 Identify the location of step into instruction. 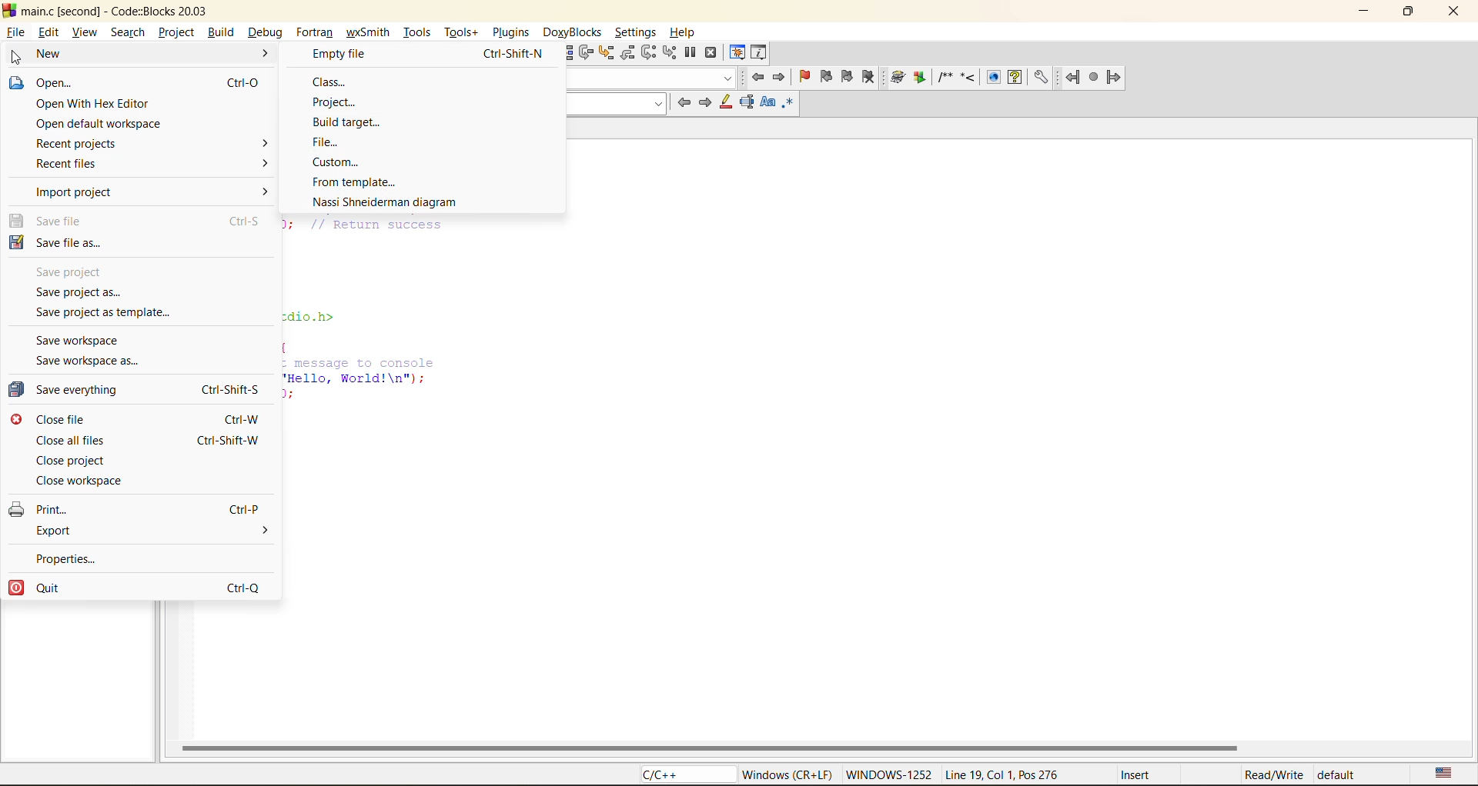
(669, 52).